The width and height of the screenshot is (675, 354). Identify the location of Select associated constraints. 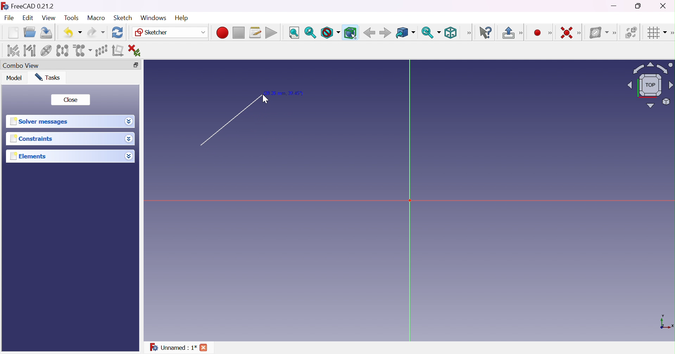
(13, 51).